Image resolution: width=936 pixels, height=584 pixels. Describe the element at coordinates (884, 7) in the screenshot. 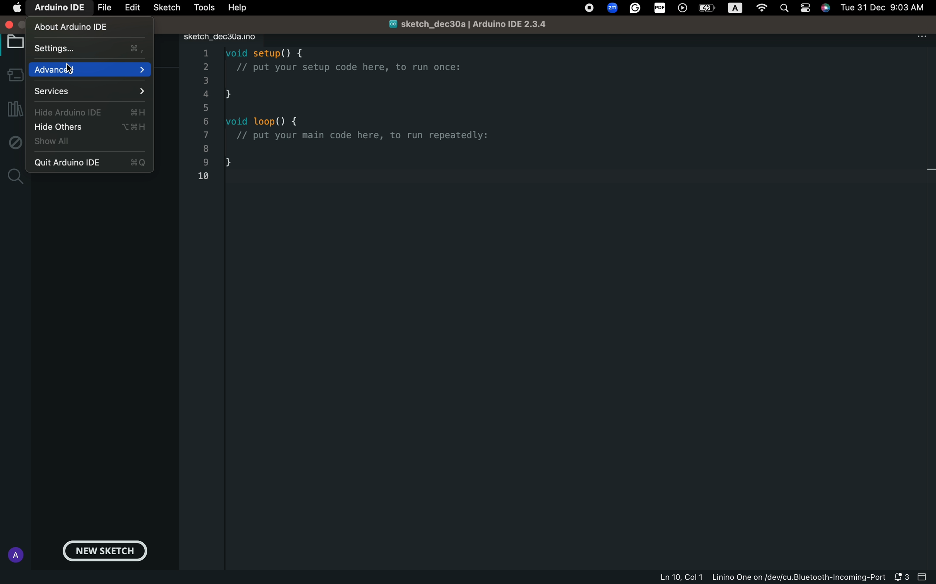

I see `Date` at that location.